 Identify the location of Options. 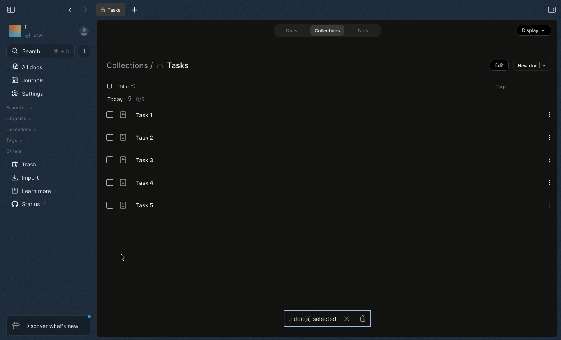
(549, 204).